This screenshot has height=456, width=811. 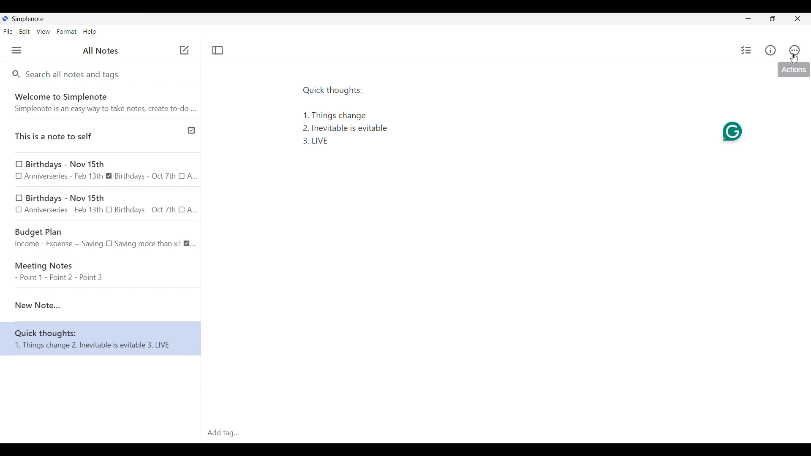 I want to click on View menu, so click(x=44, y=31).